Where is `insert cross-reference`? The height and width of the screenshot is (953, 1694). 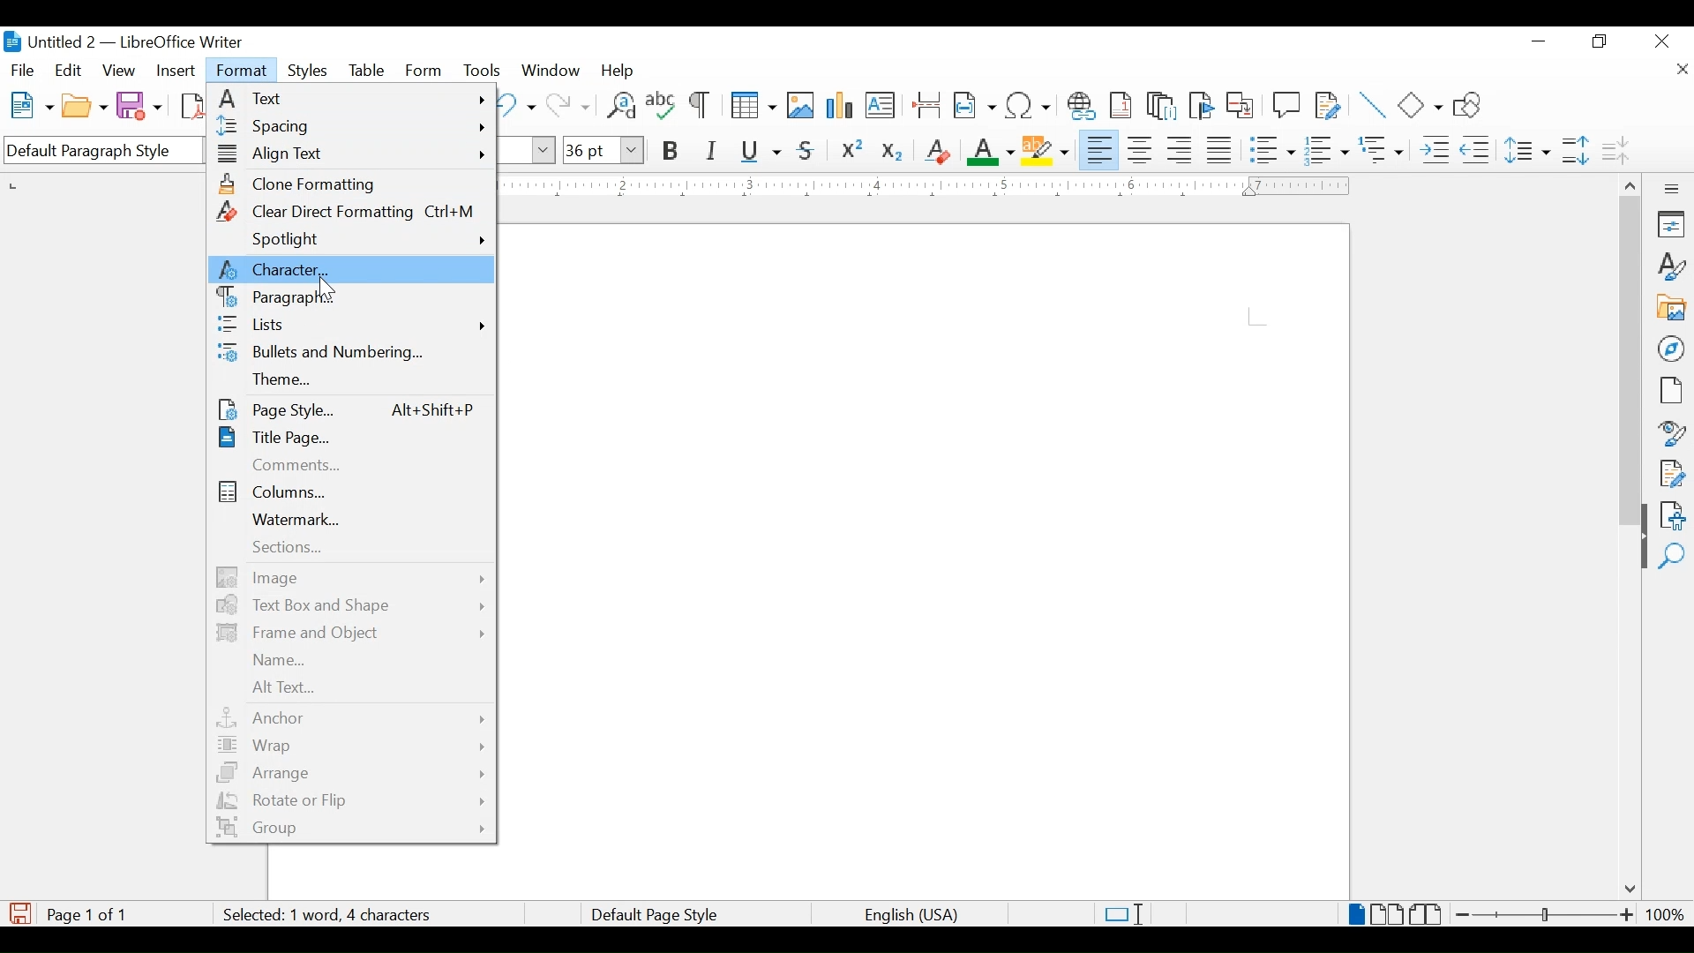 insert cross-reference is located at coordinates (1241, 104).